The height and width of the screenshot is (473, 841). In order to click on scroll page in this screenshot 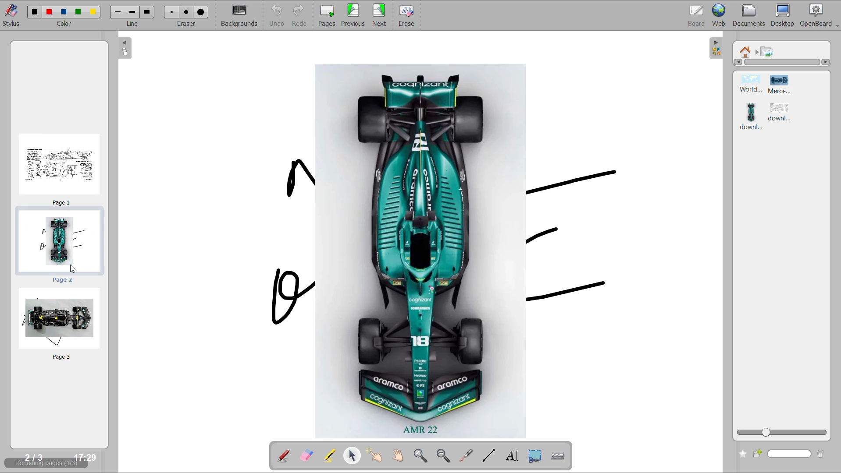, I will do `click(399, 456)`.